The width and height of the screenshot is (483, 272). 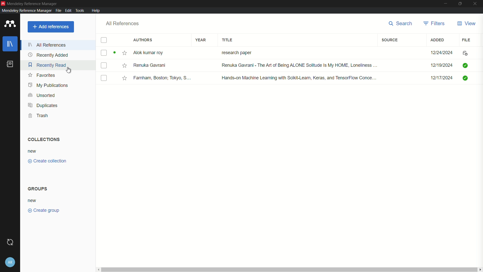 What do you see at coordinates (143, 40) in the screenshot?
I see `authors` at bounding box center [143, 40].